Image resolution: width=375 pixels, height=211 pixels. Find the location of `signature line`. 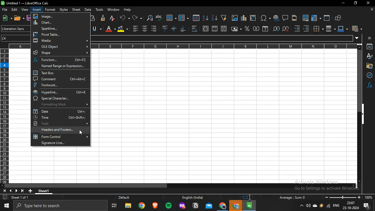

signature line is located at coordinates (60, 143).